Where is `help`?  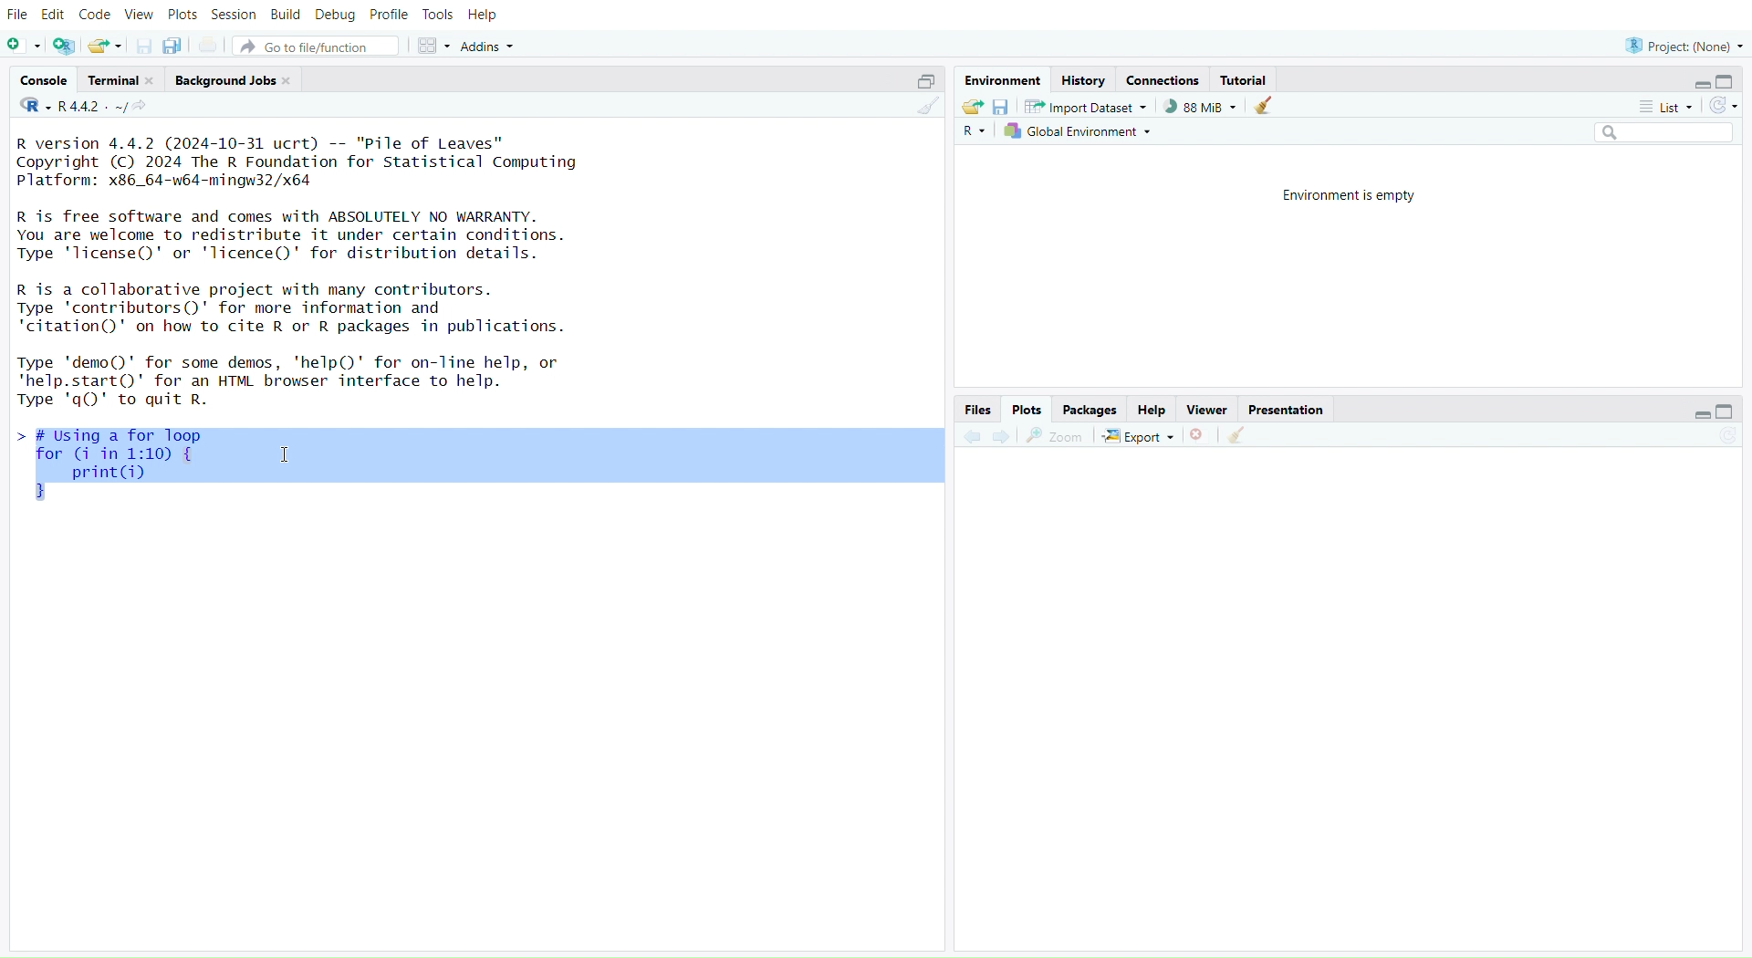 help is located at coordinates (481, 16).